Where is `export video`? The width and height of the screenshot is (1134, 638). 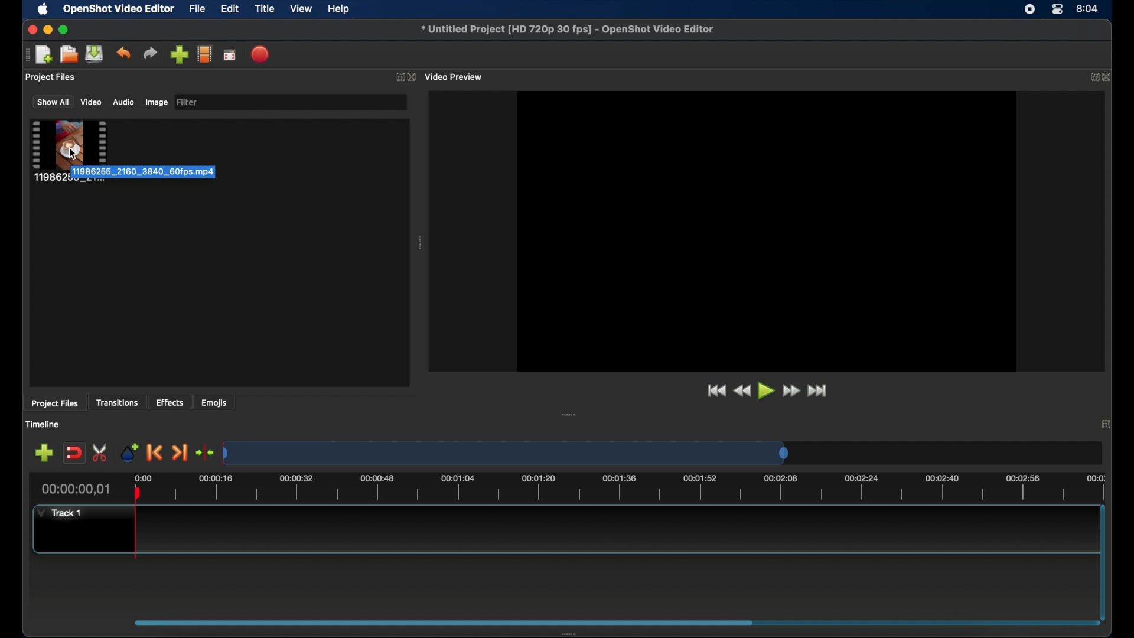
export video is located at coordinates (261, 54).